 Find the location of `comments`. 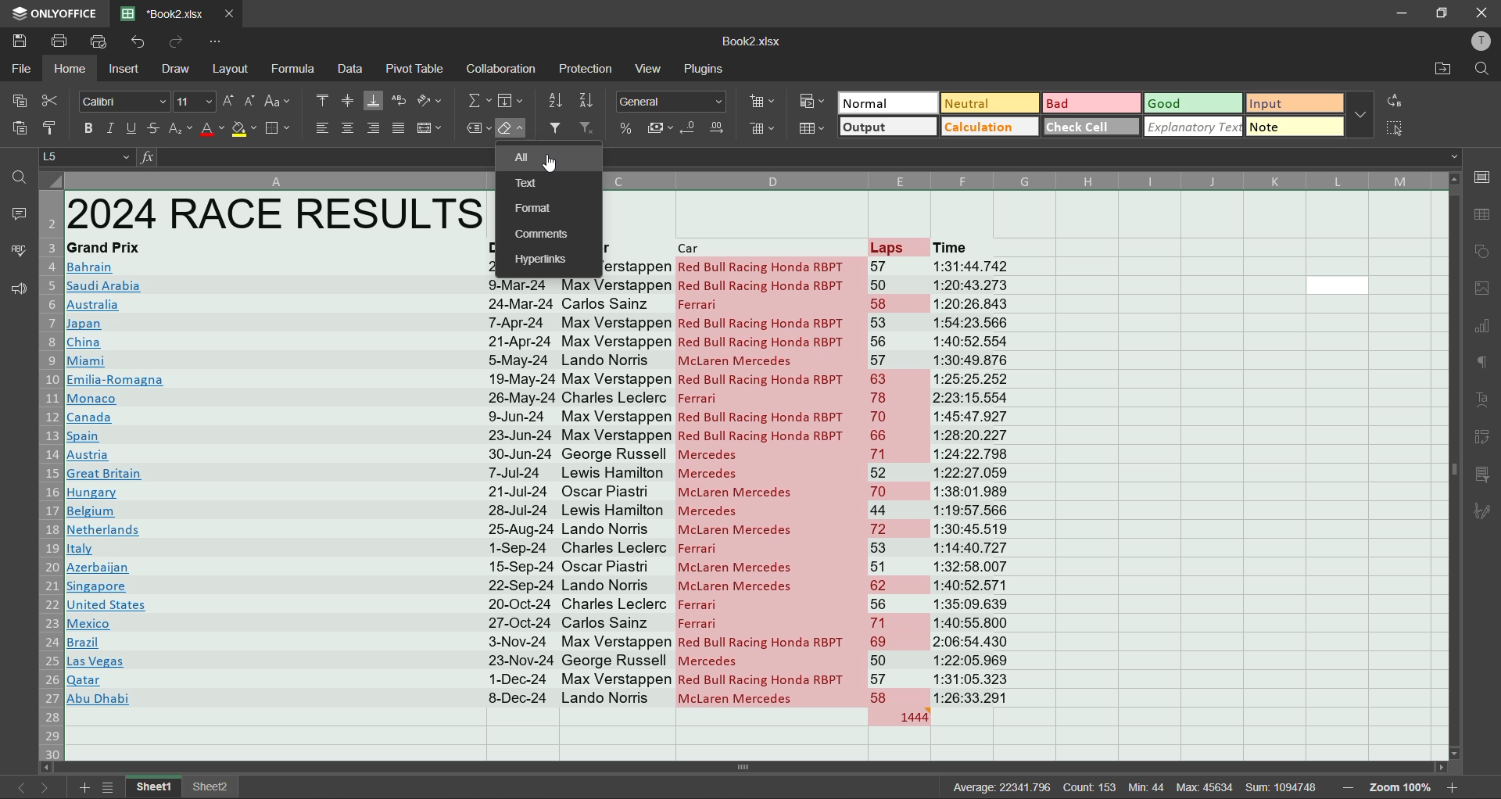

comments is located at coordinates (543, 234).